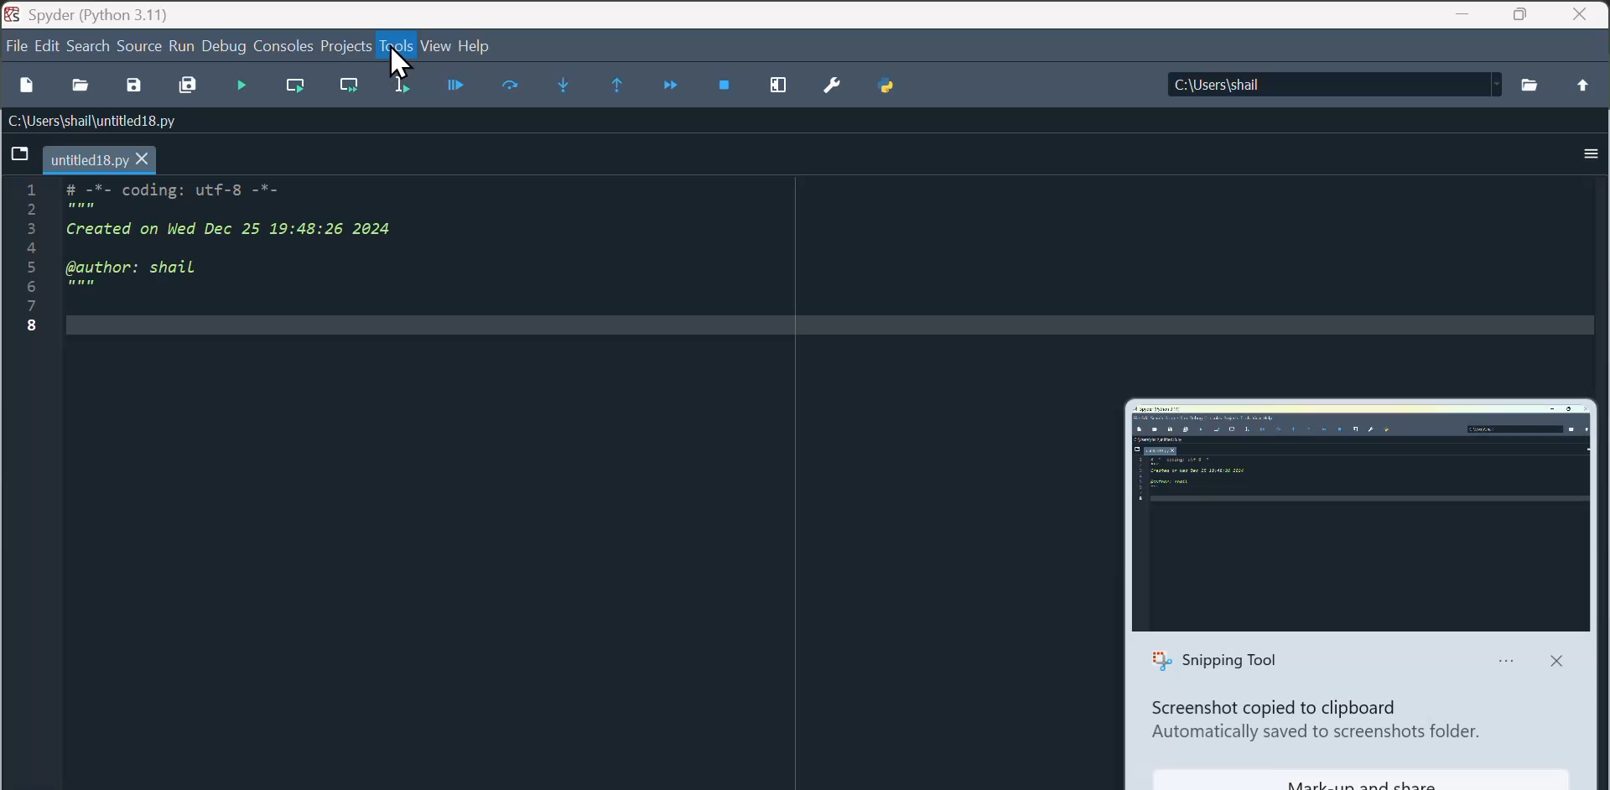  What do you see at coordinates (890, 89) in the screenshot?
I see `Python path manager` at bounding box center [890, 89].